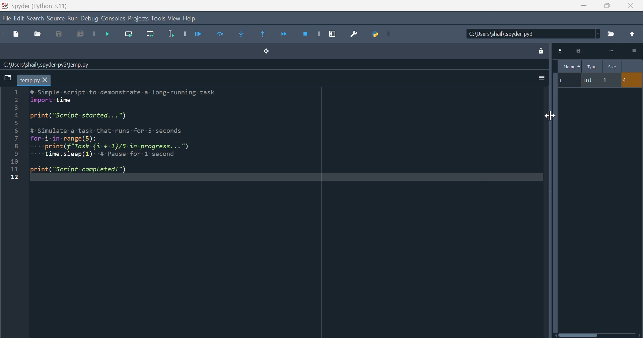 The height and width of the screenshot is (338, 643). Describe the element at coordinates (570, 66) in the screenshot. I see `Name` at that location.